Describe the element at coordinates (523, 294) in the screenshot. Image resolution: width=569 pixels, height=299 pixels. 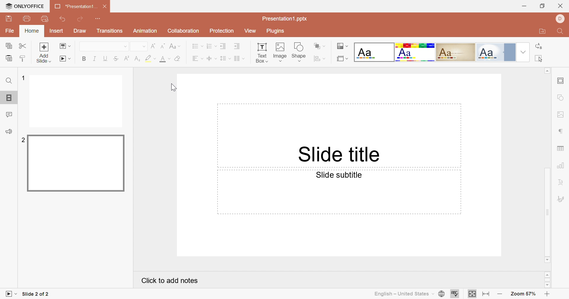
I see `Zoom 57%` at that location.